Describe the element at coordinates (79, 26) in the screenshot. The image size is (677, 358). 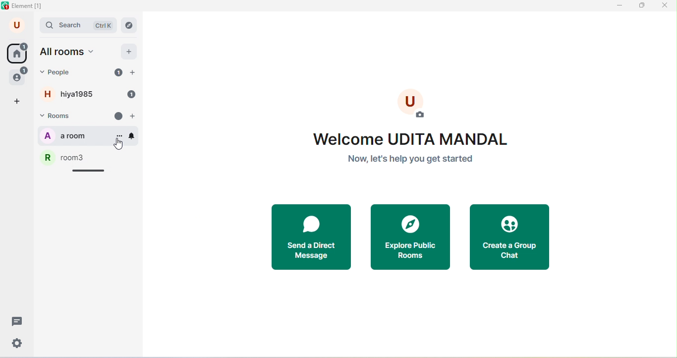
I see `search bar` at that location.